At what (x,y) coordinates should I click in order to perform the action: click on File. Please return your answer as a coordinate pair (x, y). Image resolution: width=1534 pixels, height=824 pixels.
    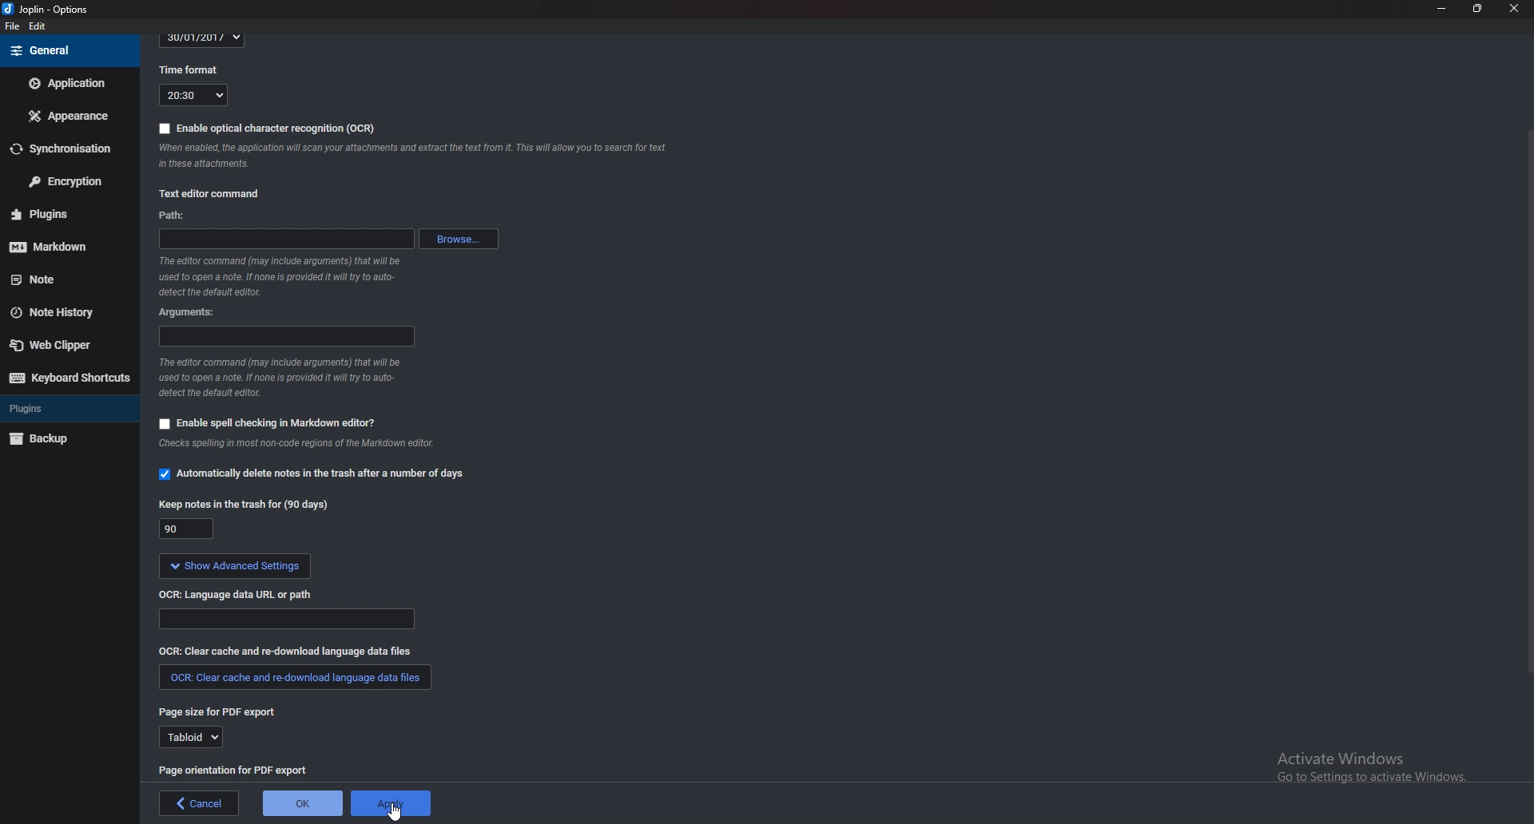
    Looking at the image, I should click on (14, 26).